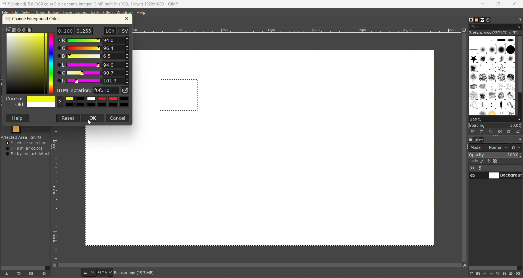  What do you see at coordinates (491, 76) in the screenshot?
I see `brushes` at bounding box center [491, 76].